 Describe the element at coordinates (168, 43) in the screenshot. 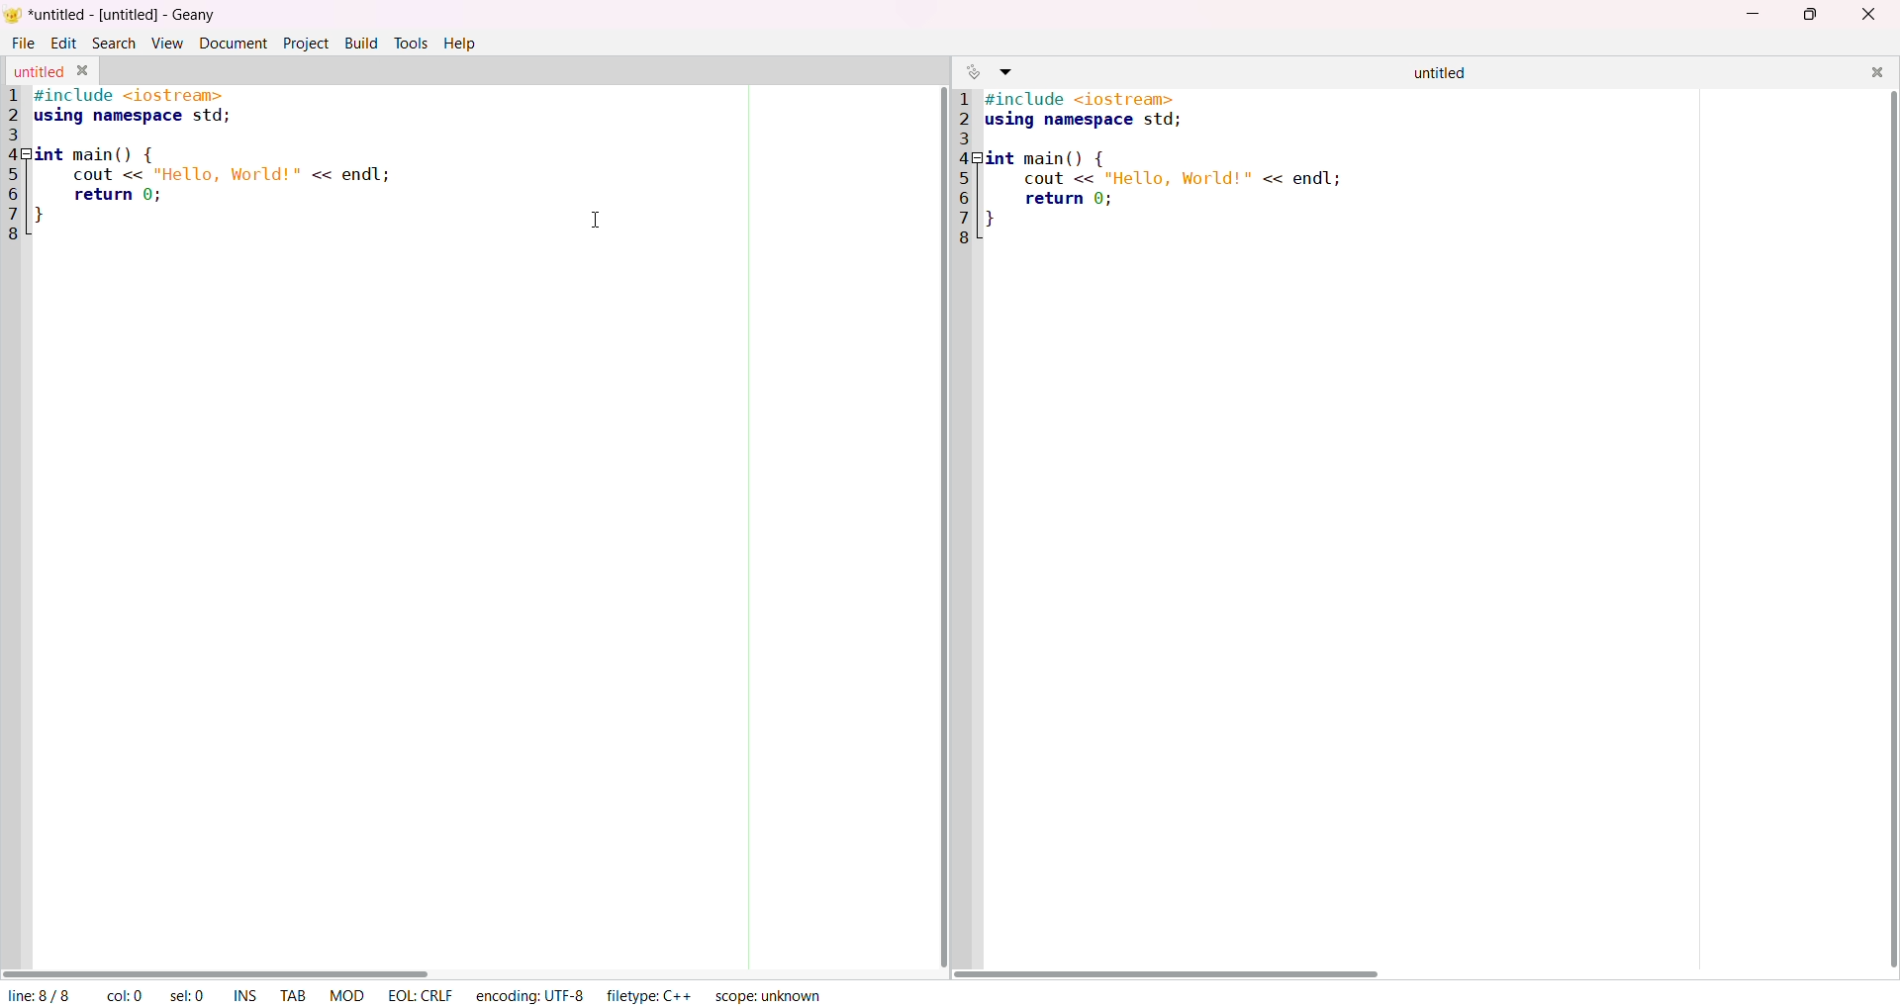

I see `View` at that location.